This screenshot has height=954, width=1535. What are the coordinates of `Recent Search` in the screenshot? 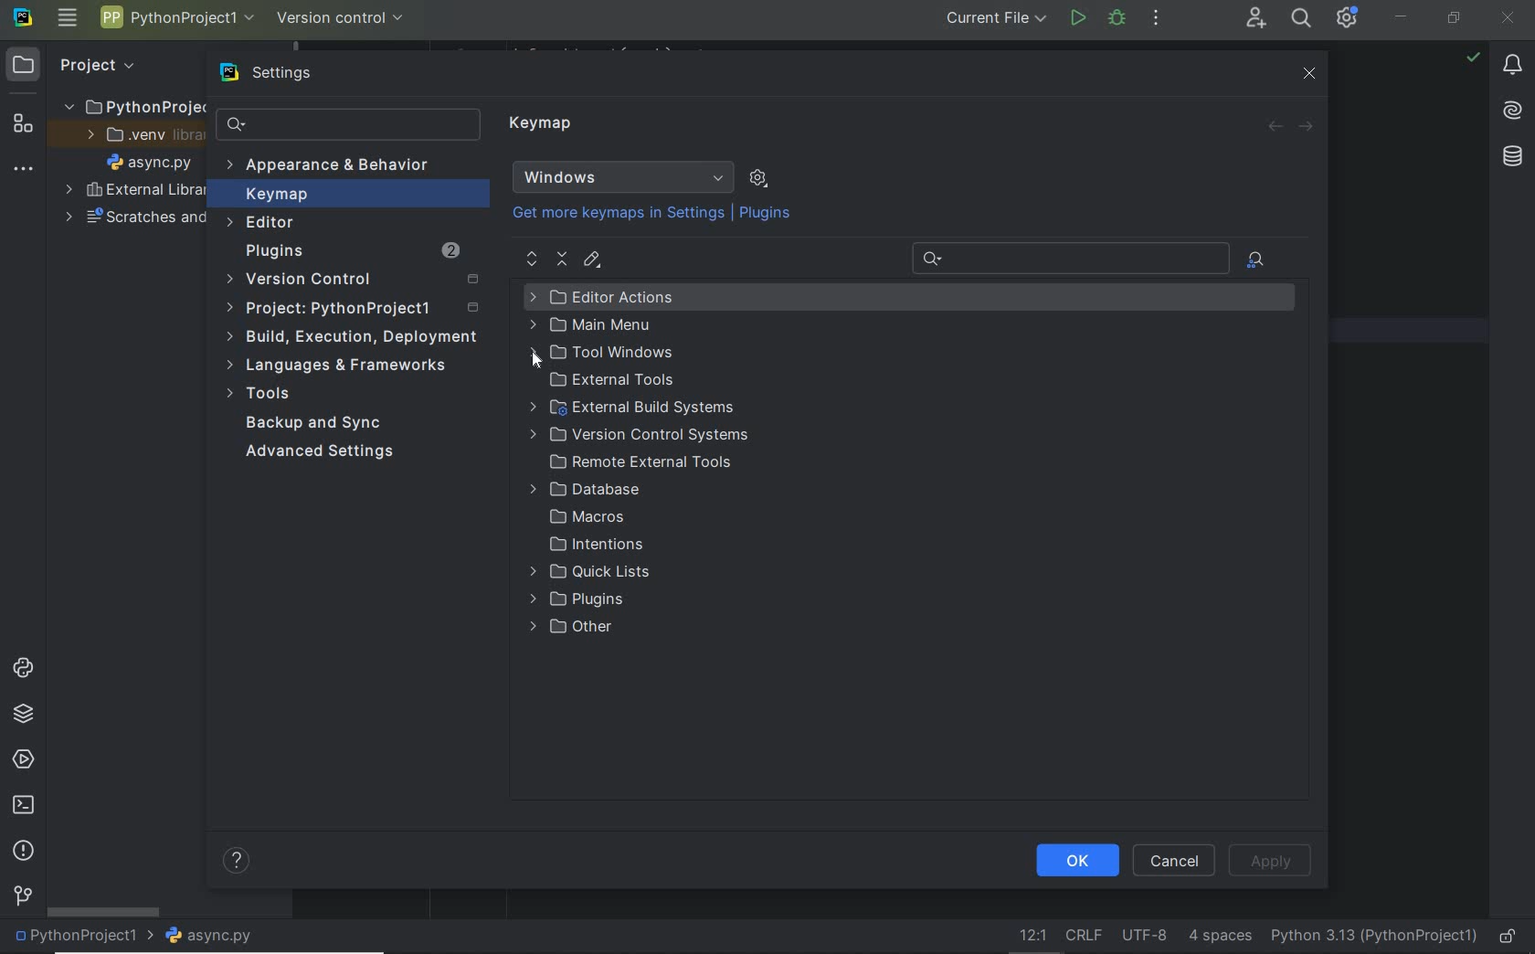 It's located at (1067, 256).